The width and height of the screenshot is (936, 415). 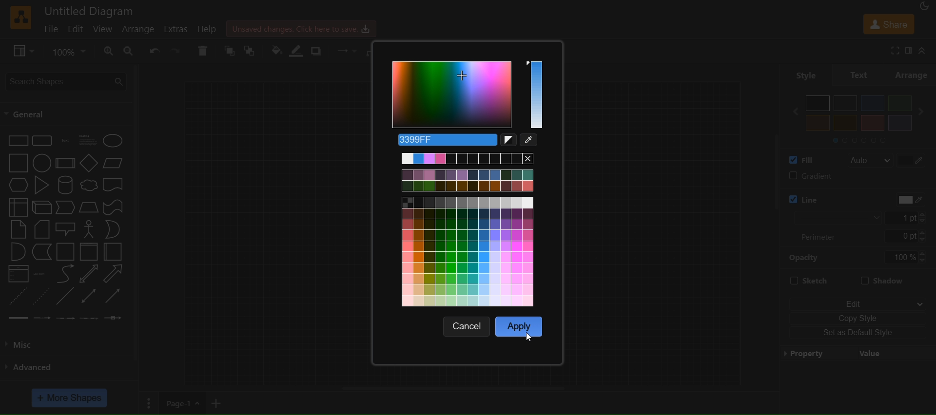 I want to click on to front , so click(x=249, y=50).